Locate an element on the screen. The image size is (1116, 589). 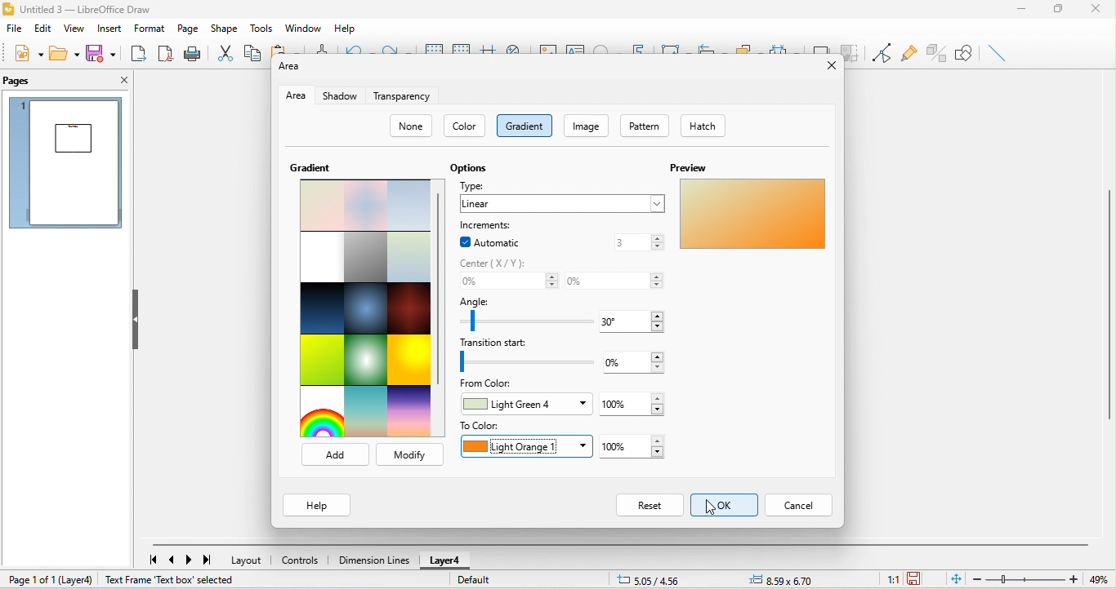
tools is located at coordinates (264, 29).